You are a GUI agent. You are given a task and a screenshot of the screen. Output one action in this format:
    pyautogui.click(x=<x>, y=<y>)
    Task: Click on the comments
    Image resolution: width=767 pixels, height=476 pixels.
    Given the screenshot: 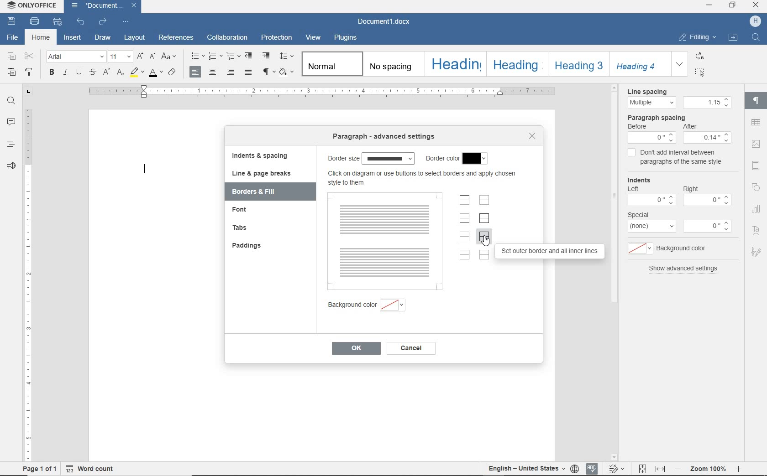 What is the action you would take?
    pyautogui.click(x=11, y=123)
    